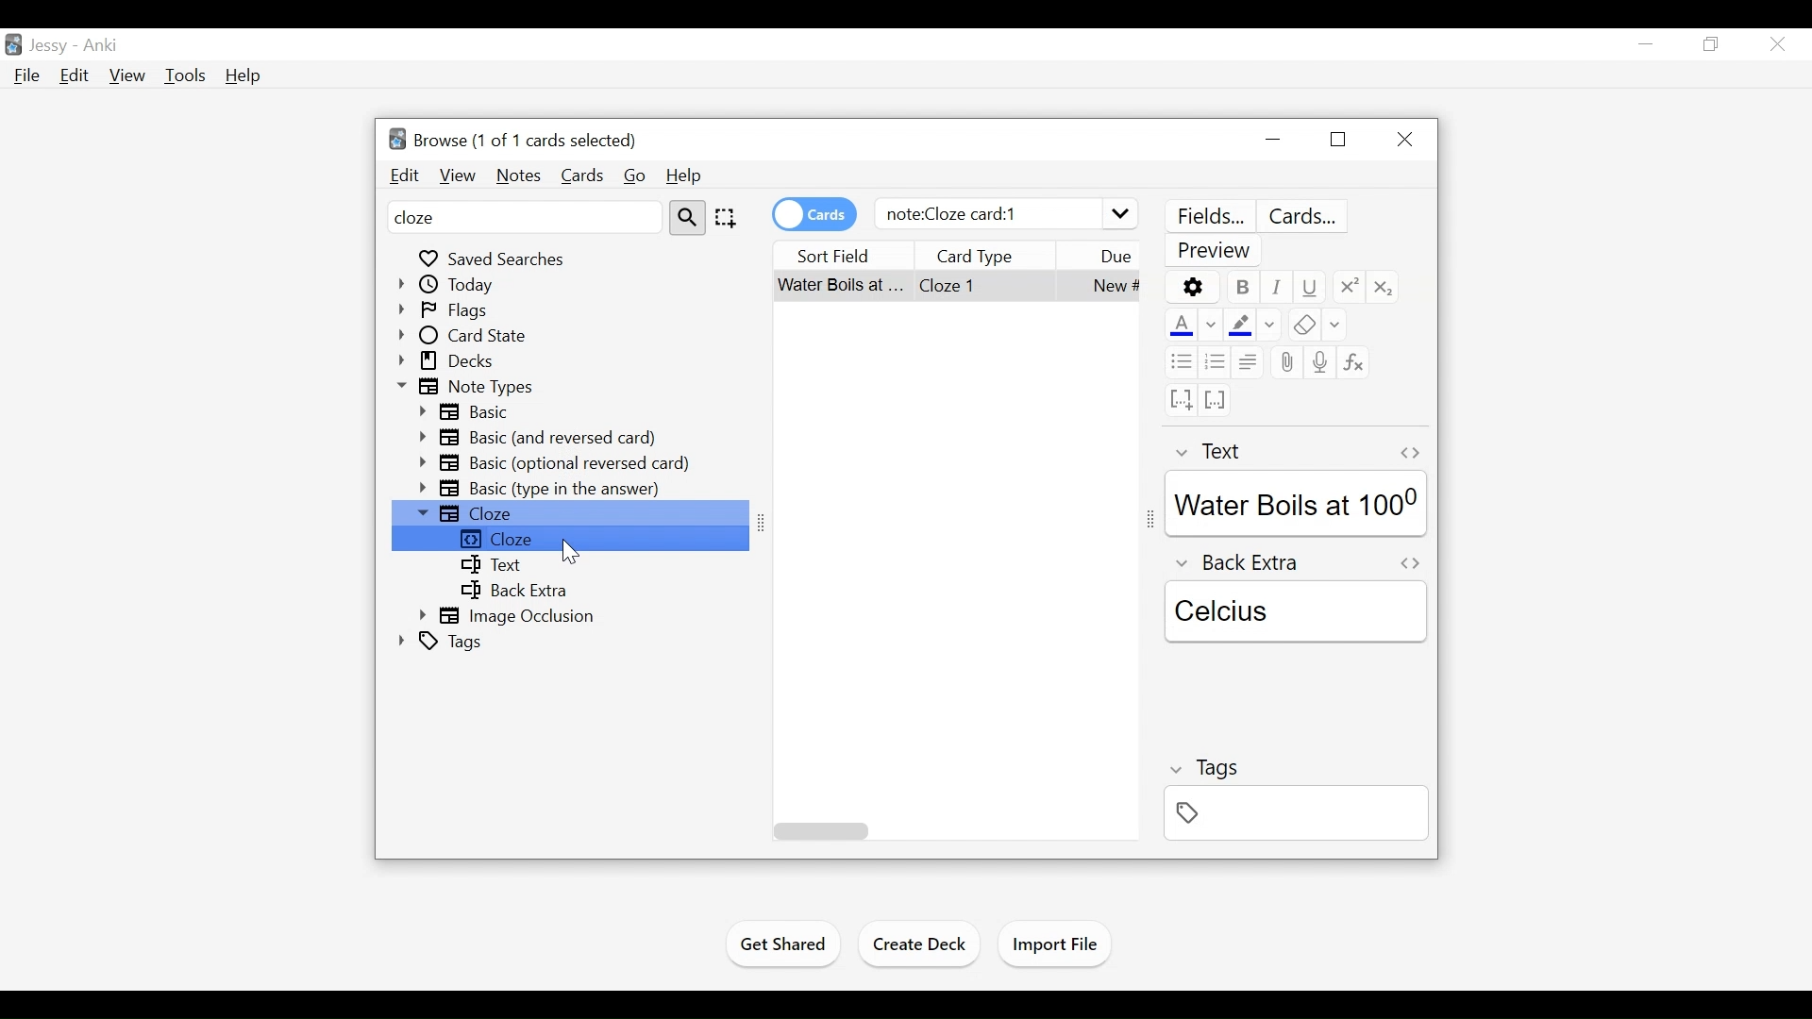  What do you see at coordinates (517, 175) in the screenshot?
I see `Notes` at bounding box center [517, 175].